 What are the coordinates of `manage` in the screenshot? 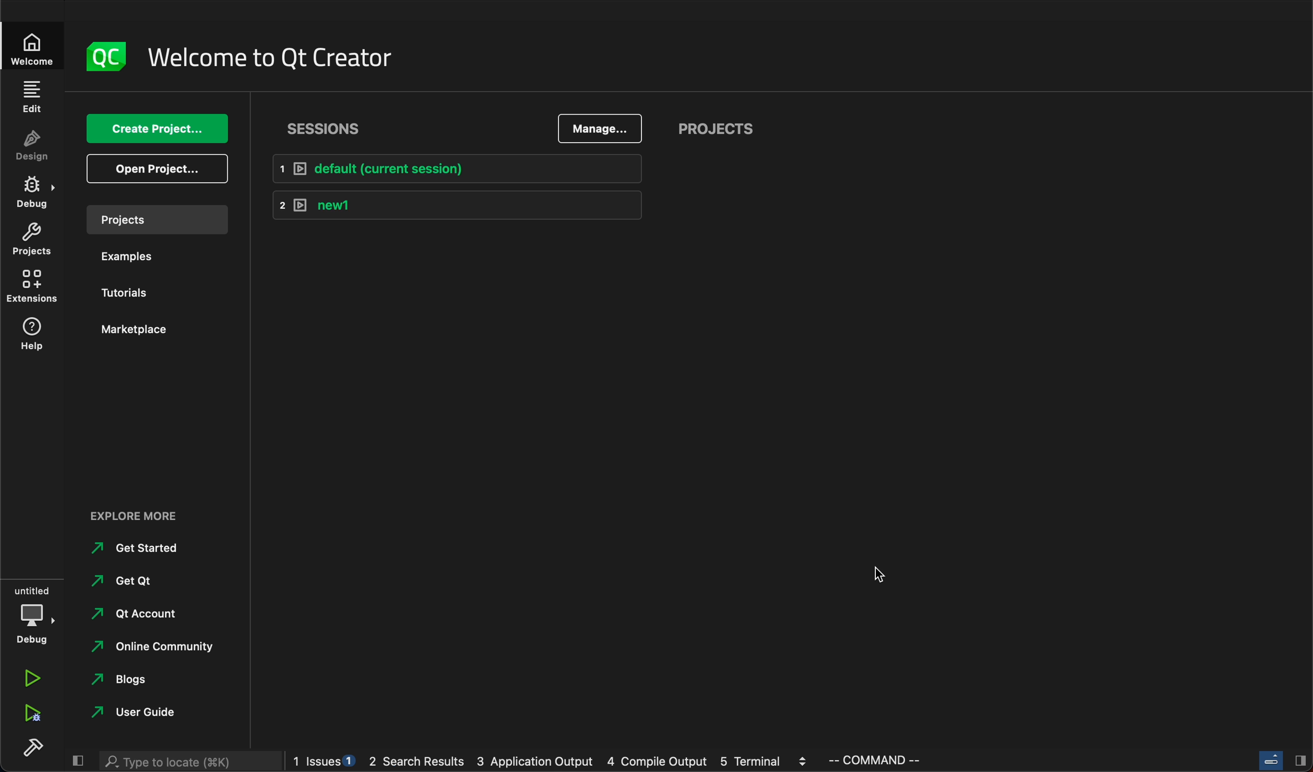 It's located at (601, 129).